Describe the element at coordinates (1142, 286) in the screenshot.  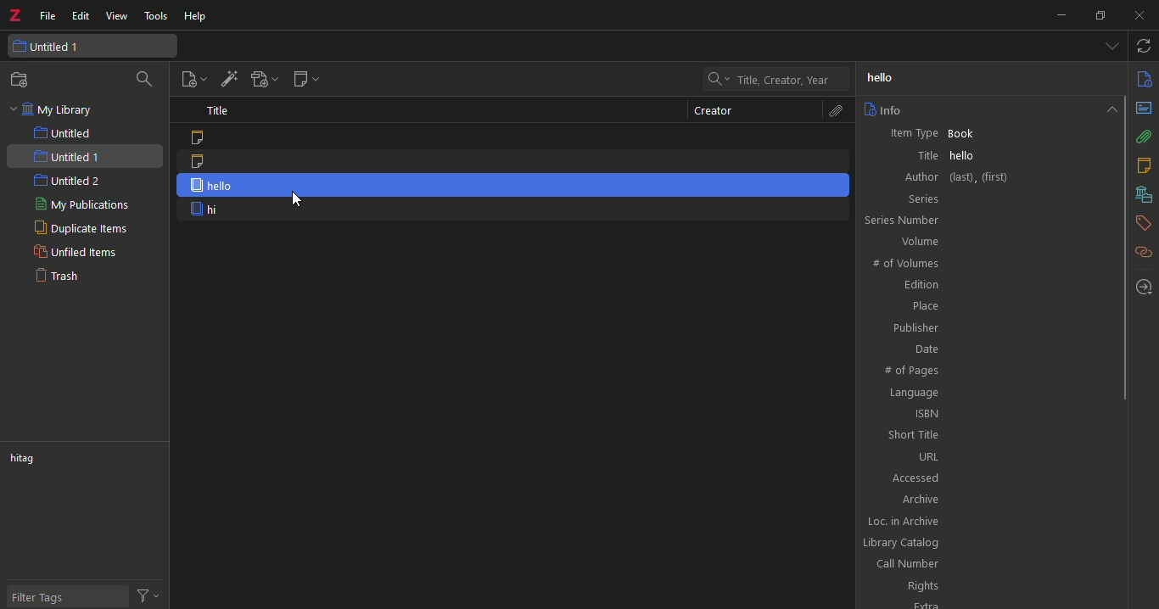
I see `locate` at that location.